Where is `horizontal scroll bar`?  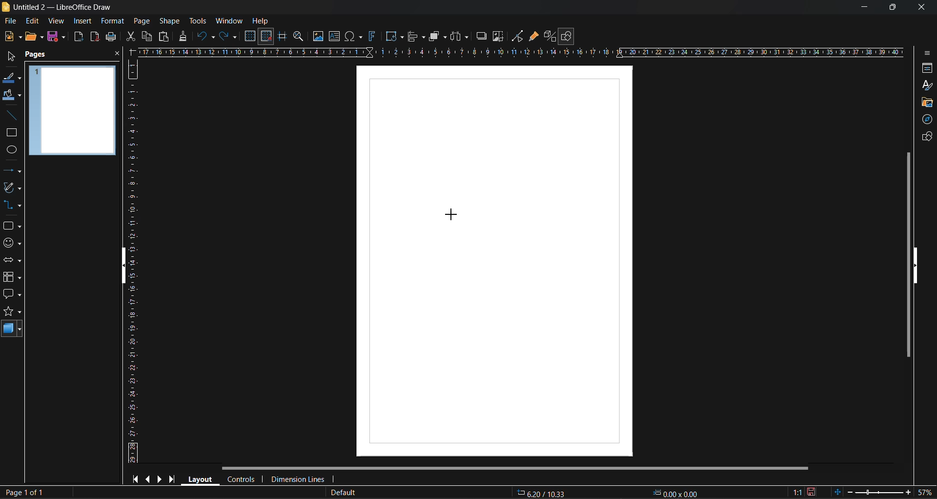 horizontal scroll bar is located at coordinates (518, 468).